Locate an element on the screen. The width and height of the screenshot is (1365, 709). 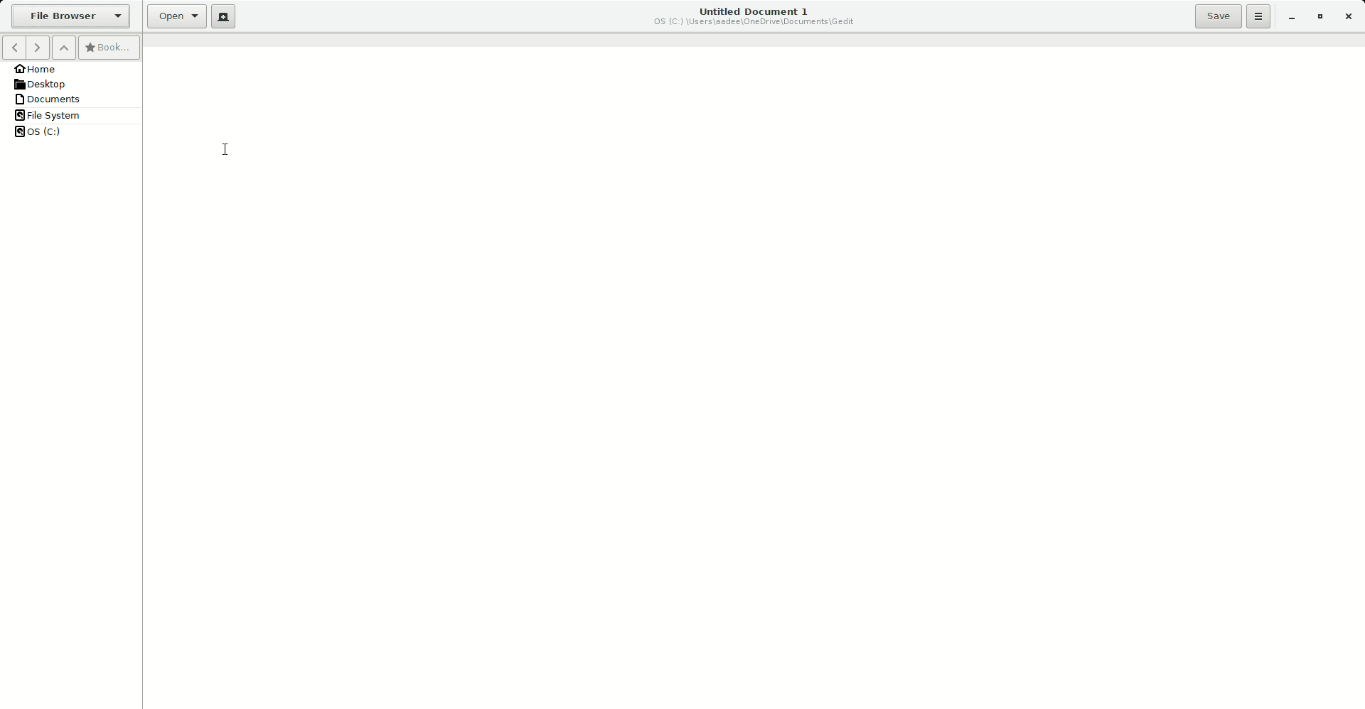
Close is located at coordinates (1347, 15).